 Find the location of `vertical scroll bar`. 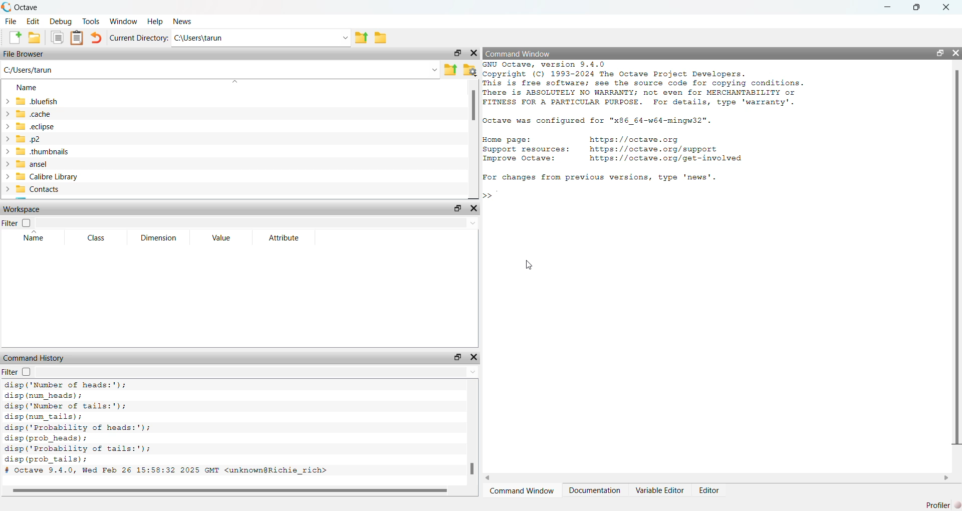

vertical scroll bar is located at coordinates (473, 139).